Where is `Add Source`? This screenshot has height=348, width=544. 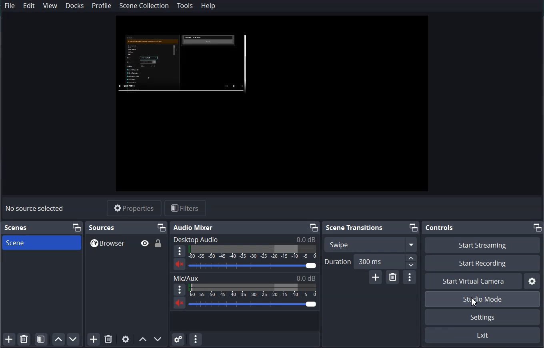 Add Source is located at coordinates (93, 339).